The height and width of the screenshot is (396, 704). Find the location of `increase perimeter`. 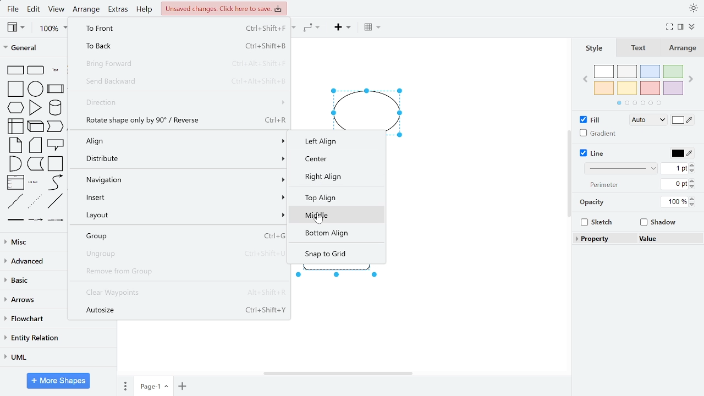

increase perimeter is located at coordinates (694, 179).